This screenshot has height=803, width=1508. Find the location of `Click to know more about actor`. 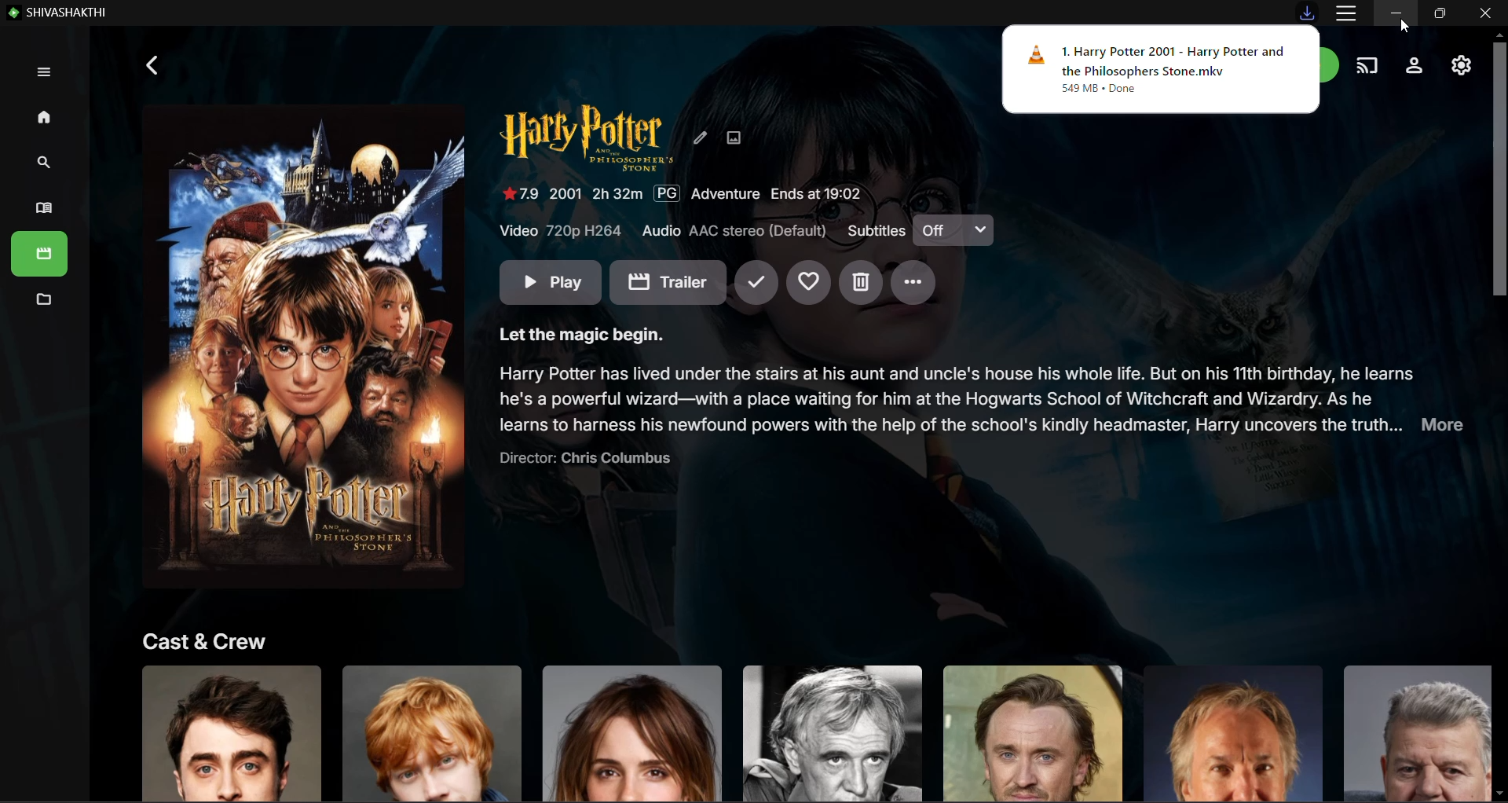

Click to know more about actor is located at coordinates (231, 732).